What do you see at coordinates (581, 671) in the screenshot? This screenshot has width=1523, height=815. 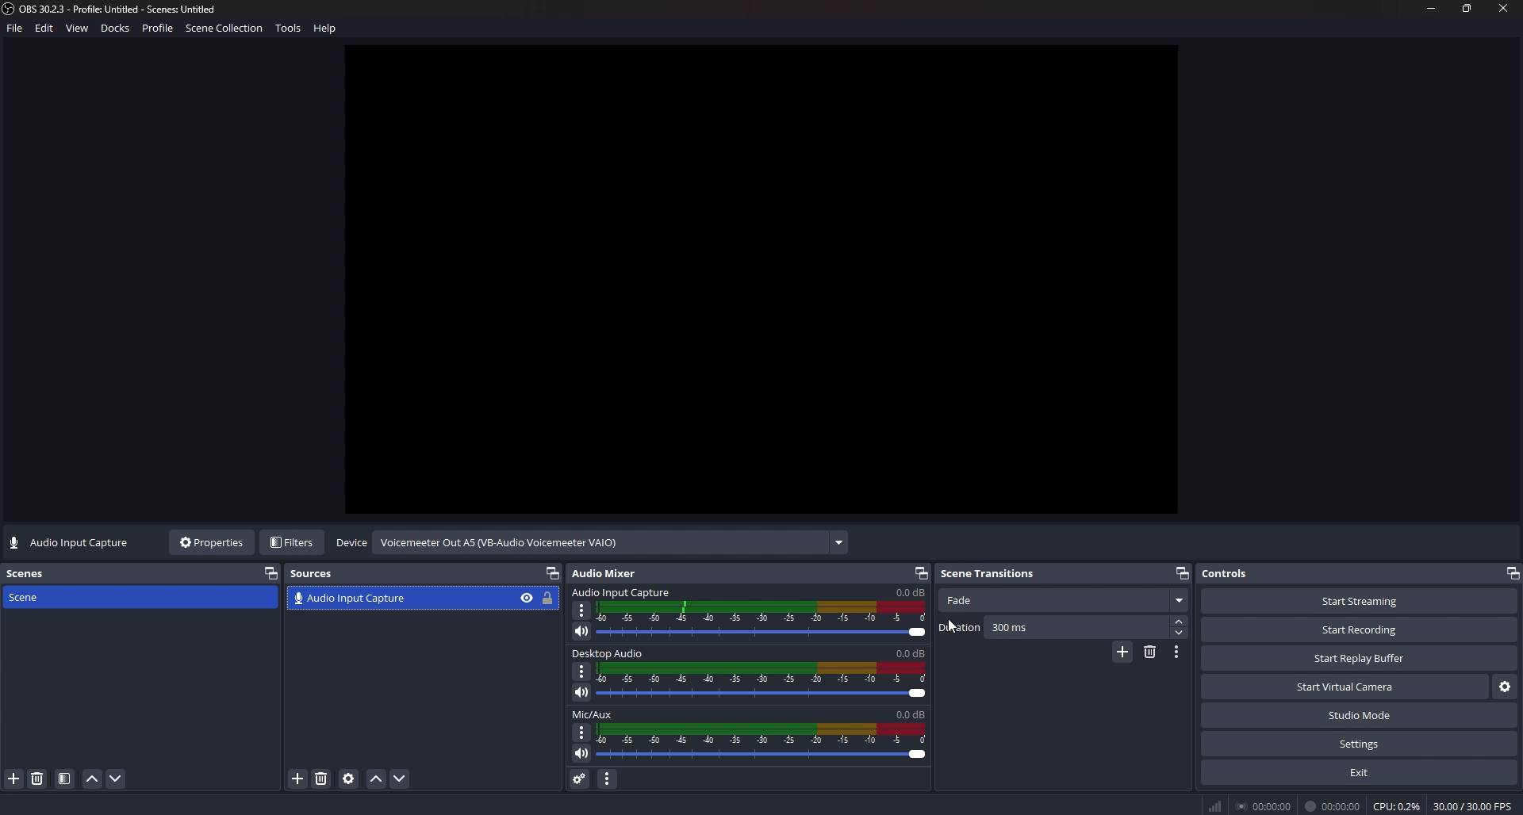 I see `options` at bounding box center [581, 671].